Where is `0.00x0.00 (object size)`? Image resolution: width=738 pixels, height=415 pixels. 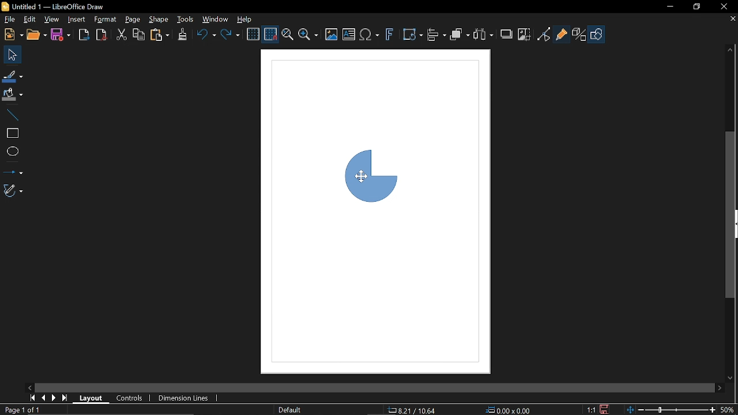 0.00x0.00 (object size) is located at coordinates (507, 410).